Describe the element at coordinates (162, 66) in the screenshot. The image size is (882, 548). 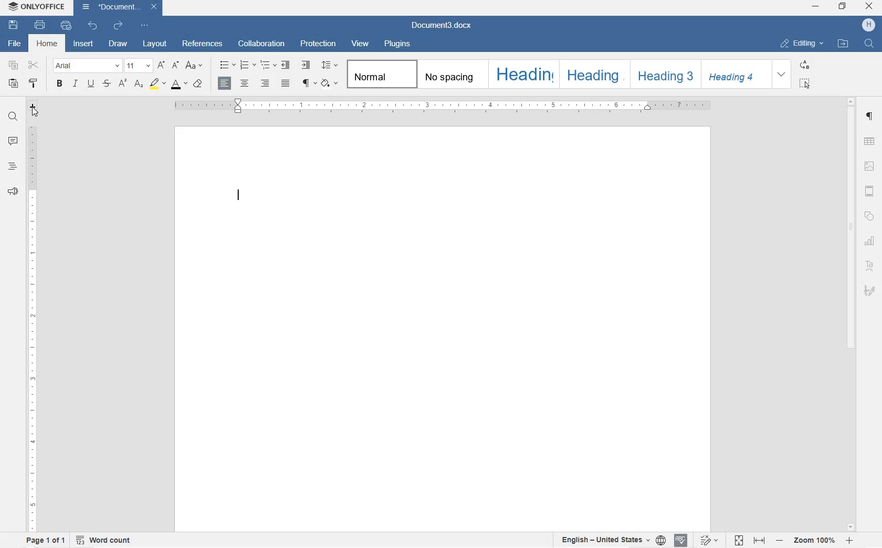
I see `INCREMENT FONT SIZE` at that location.